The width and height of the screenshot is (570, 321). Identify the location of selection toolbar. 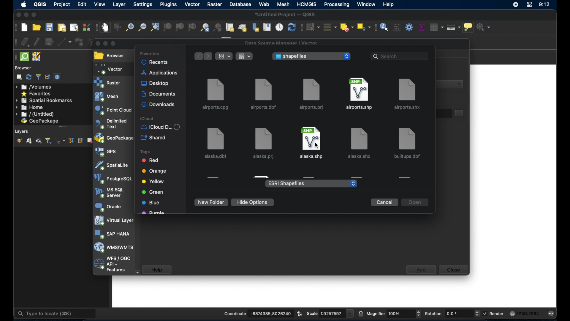
(301, 27).